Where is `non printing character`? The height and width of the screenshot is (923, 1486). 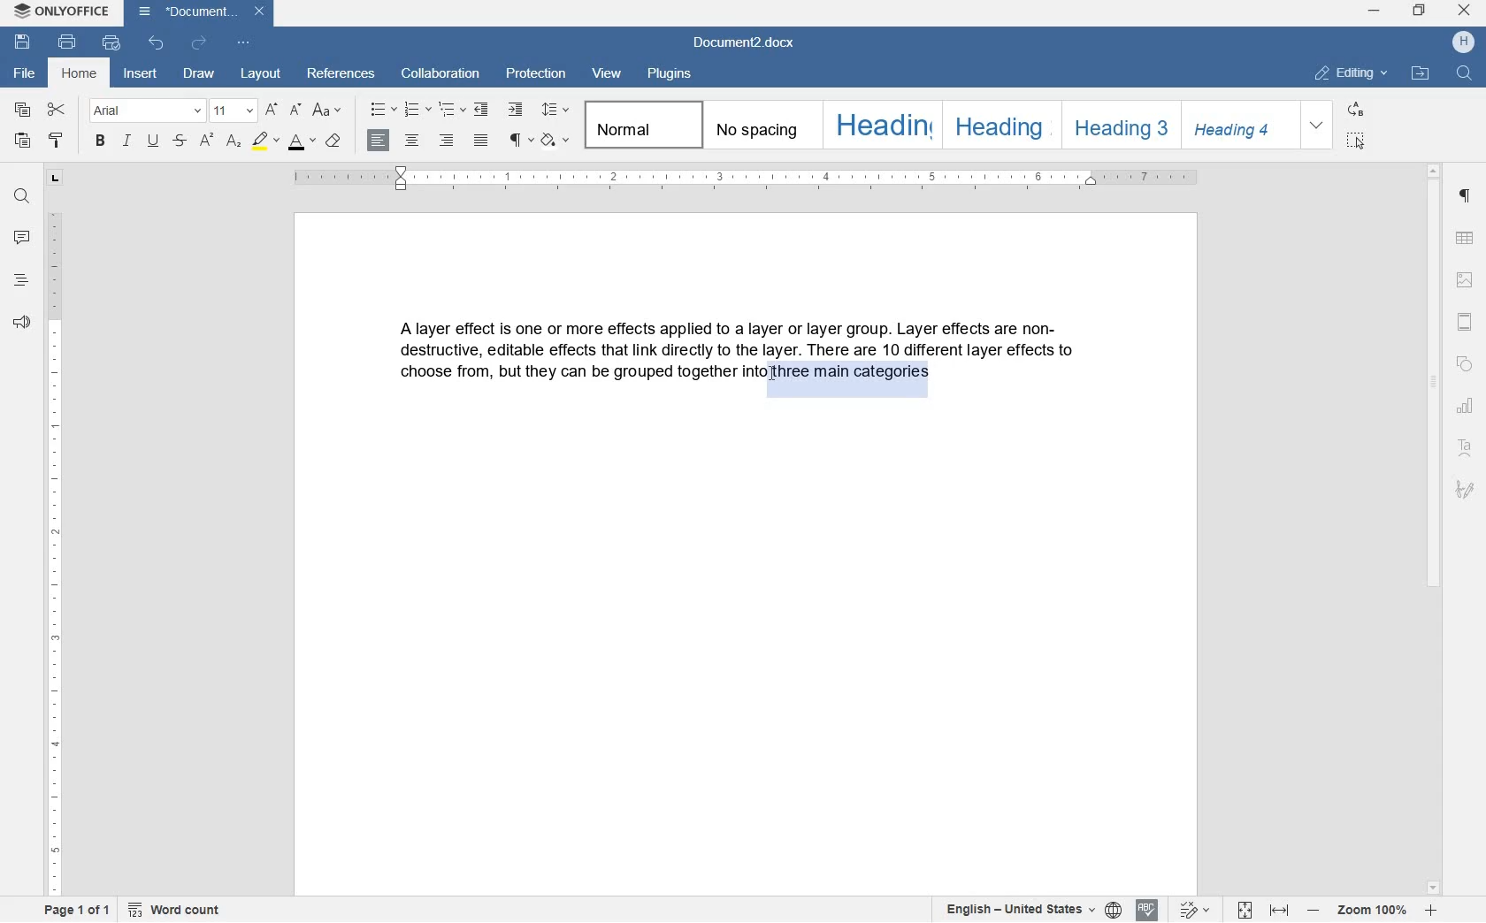 non printing character is located at coordinates (517, 138).